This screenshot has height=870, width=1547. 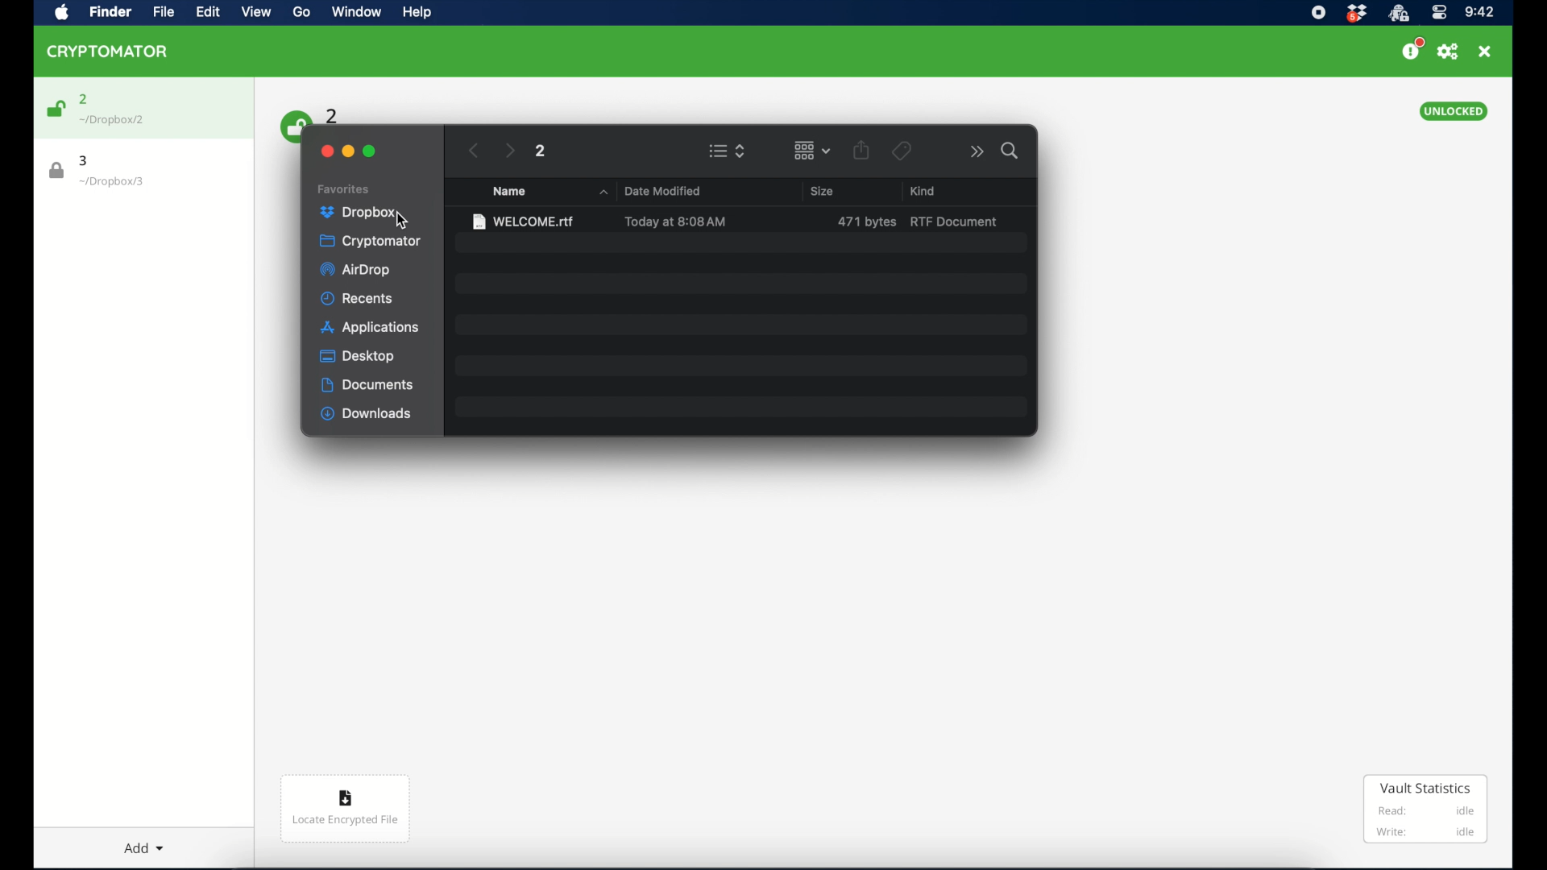 I want to click on close, so click(x=326, y=151).